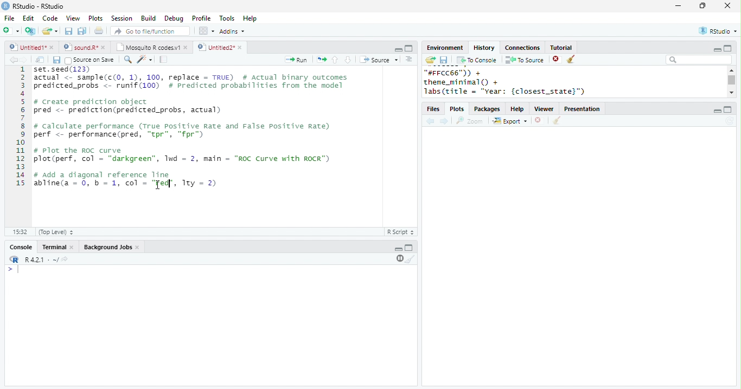 Image resolution: width=741 pixels, height=389 pixels. What do you see at coordinates (183, 155) in the screenshot?
I see `# Plot the ROC curveplot(perf, col - "darkgreen”, 1wd = 2, main = "ROC Curve with ROCR")` at bounding box center [183, 155].